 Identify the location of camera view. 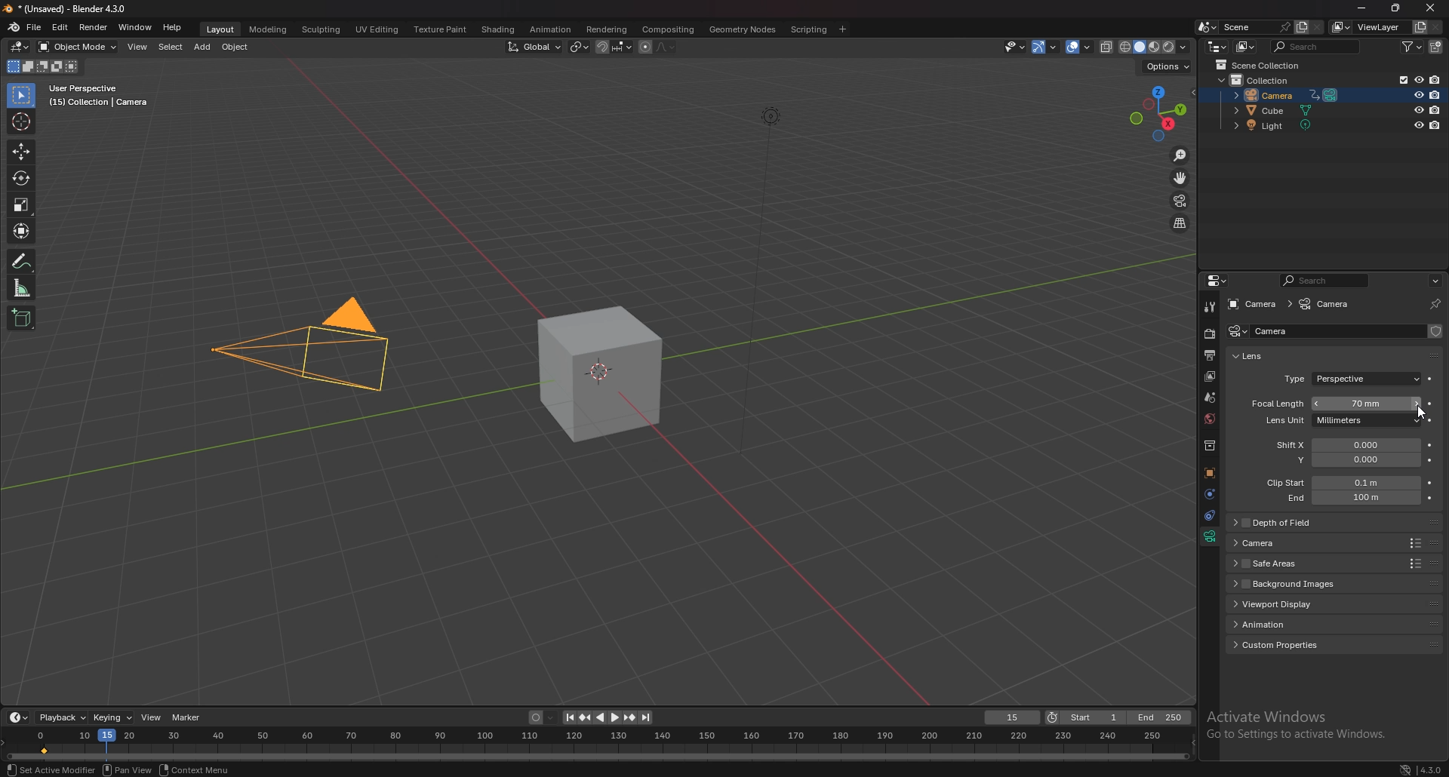
(1180, 200).